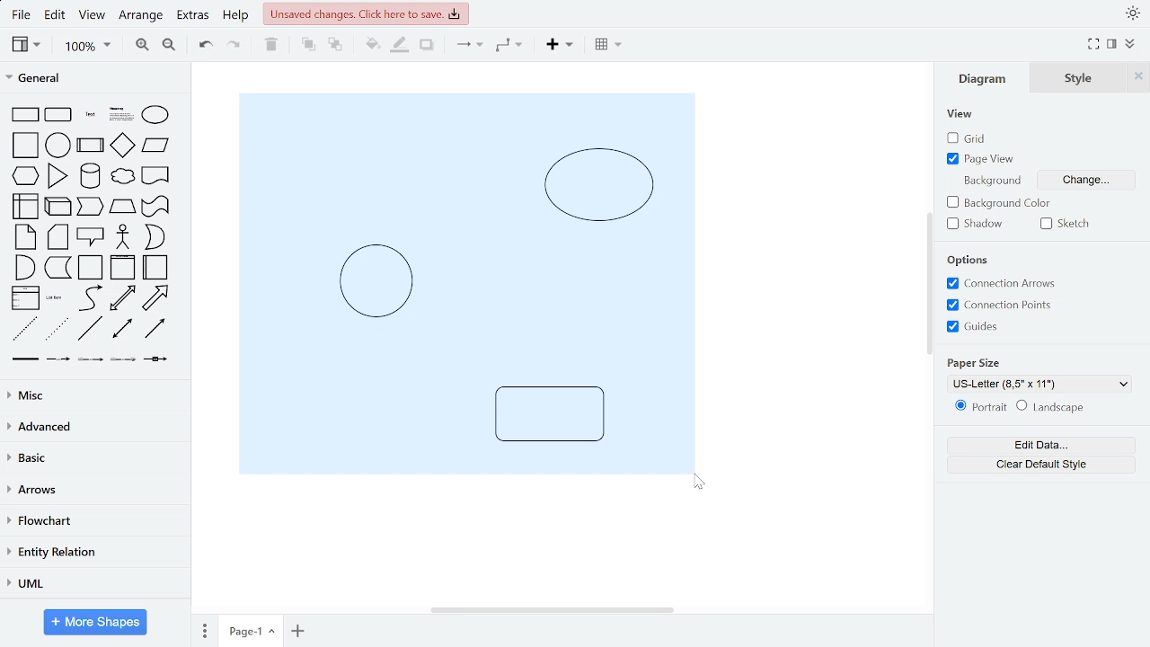 Image resolution: width=1150 pixels, height=647 pixels. I want to click on Current Diagrams, so click(465, 283).